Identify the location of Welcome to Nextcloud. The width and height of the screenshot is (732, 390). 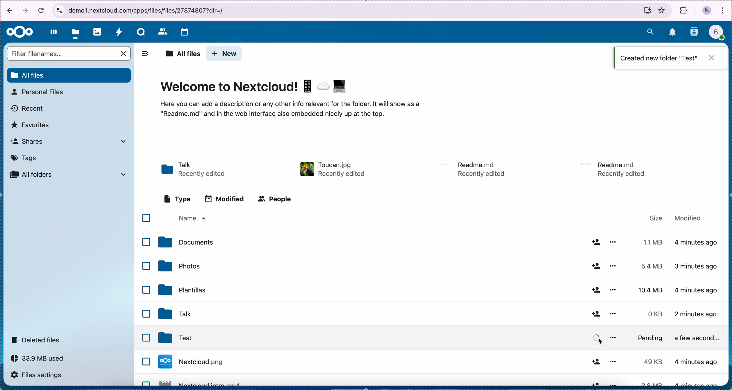
(255, 87).